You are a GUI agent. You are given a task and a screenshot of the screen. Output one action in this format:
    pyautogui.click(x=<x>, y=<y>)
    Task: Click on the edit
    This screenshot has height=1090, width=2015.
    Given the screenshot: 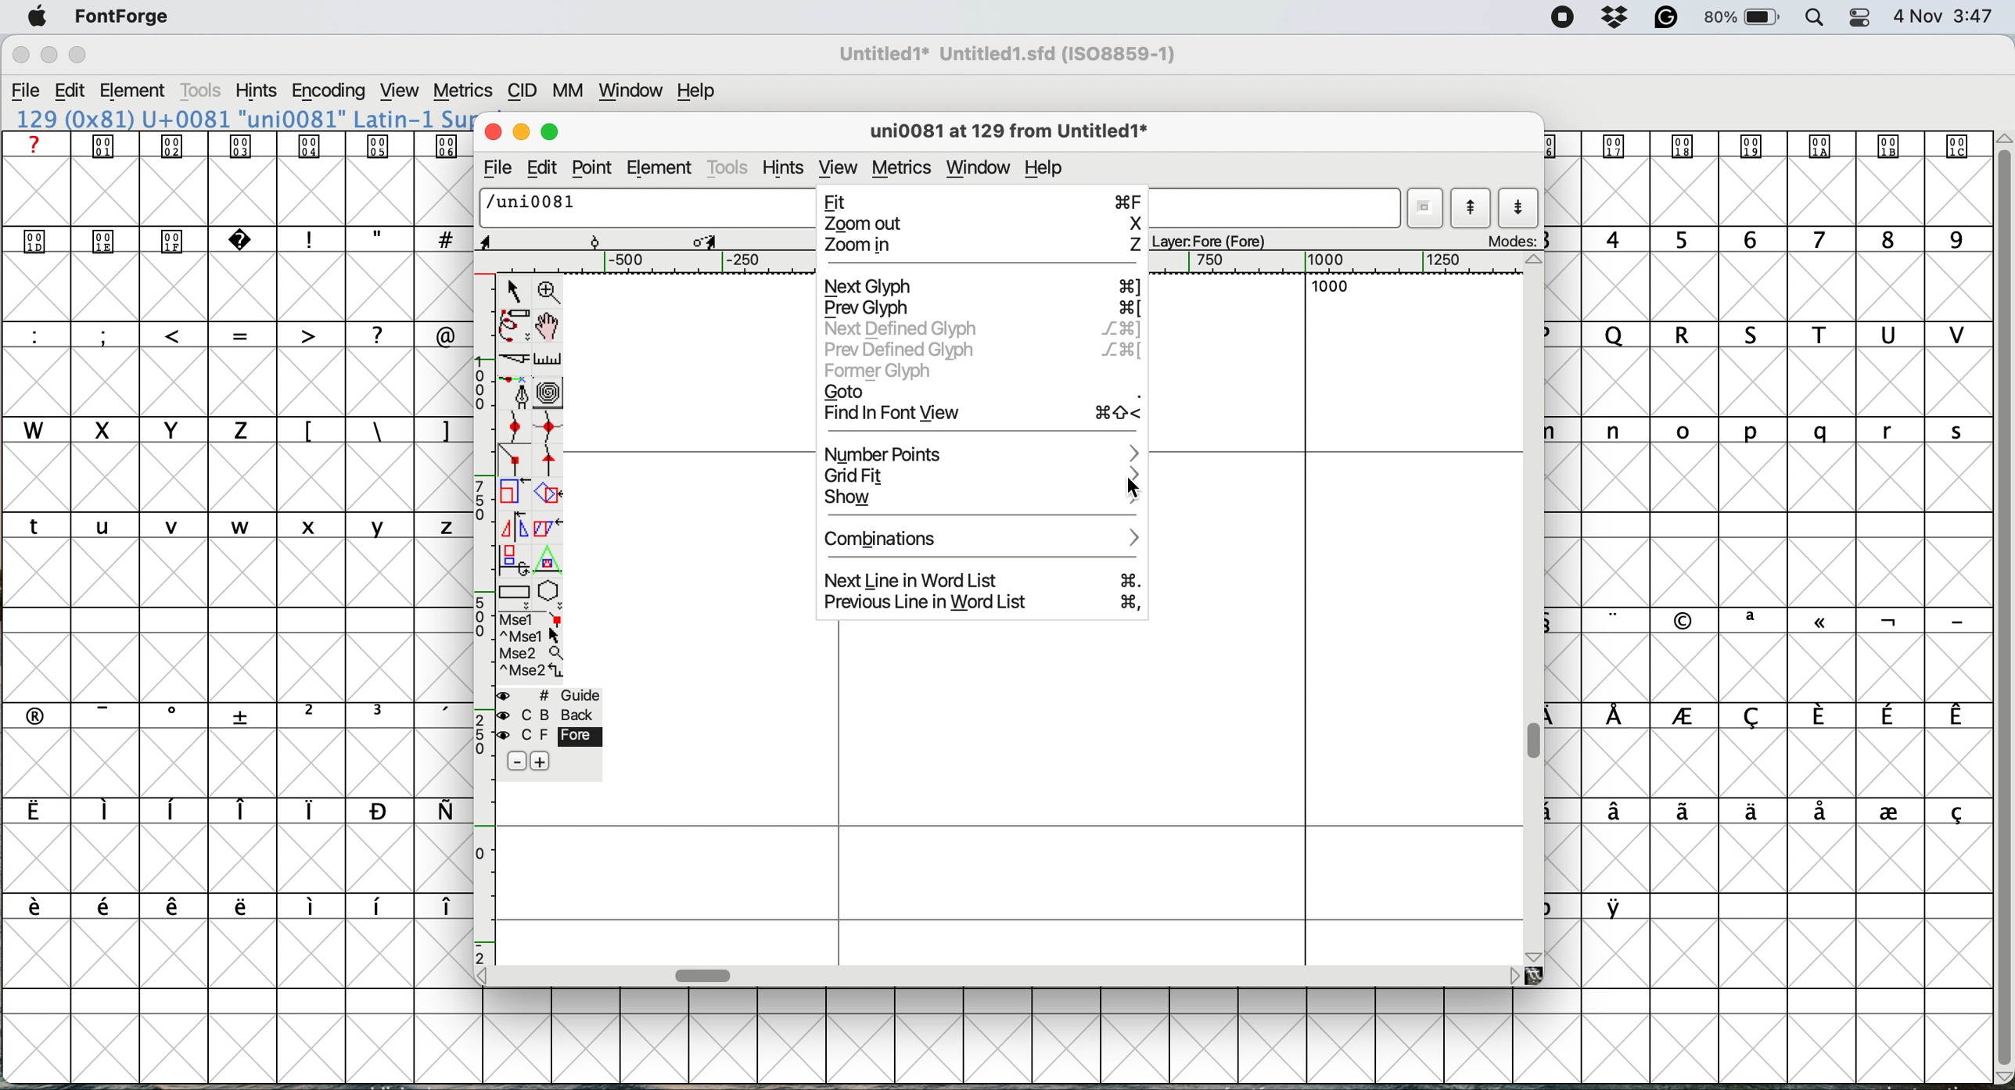 What is the action you would take?
    pyautogui.click(x=543, y=169)
    